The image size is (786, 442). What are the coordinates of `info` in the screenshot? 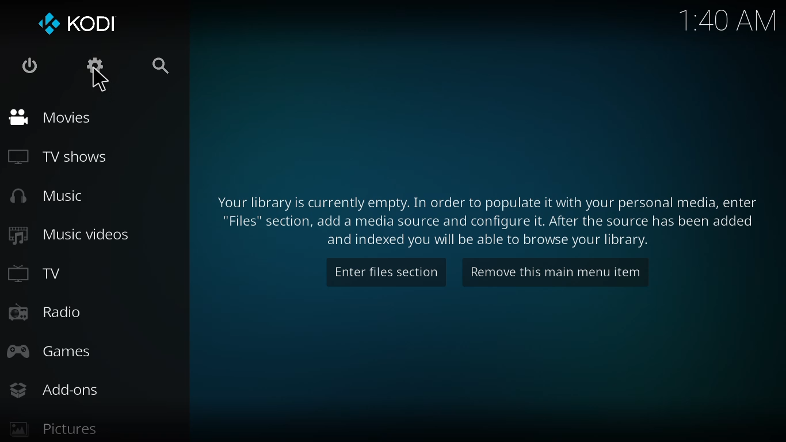 It's located at (488, 221).